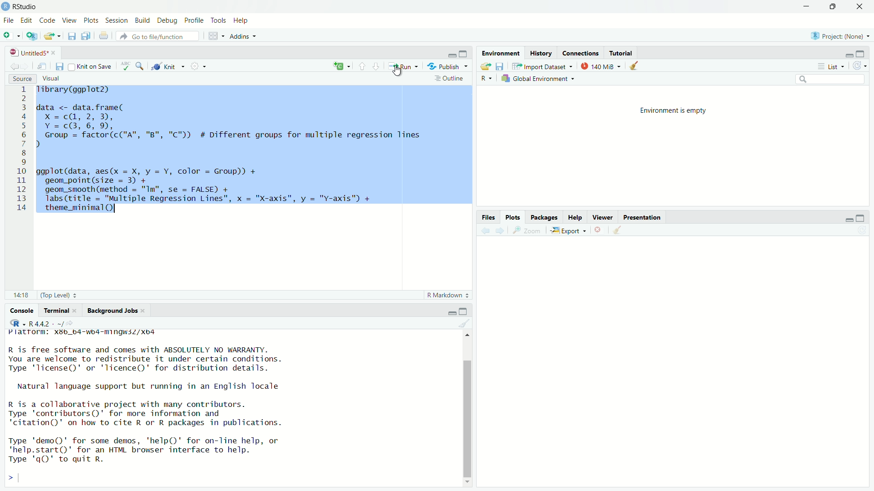  I want to click on clear, so click(462, 324).